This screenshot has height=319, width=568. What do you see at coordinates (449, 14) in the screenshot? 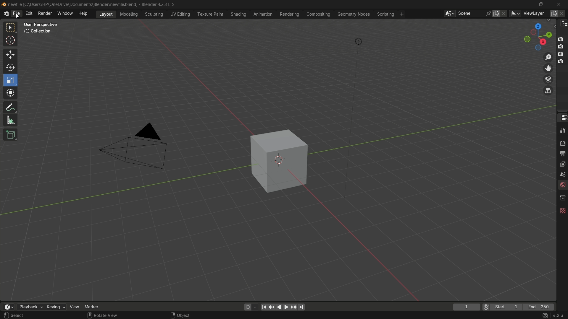
I see `browse scenes` at bounding box center [449, 14].